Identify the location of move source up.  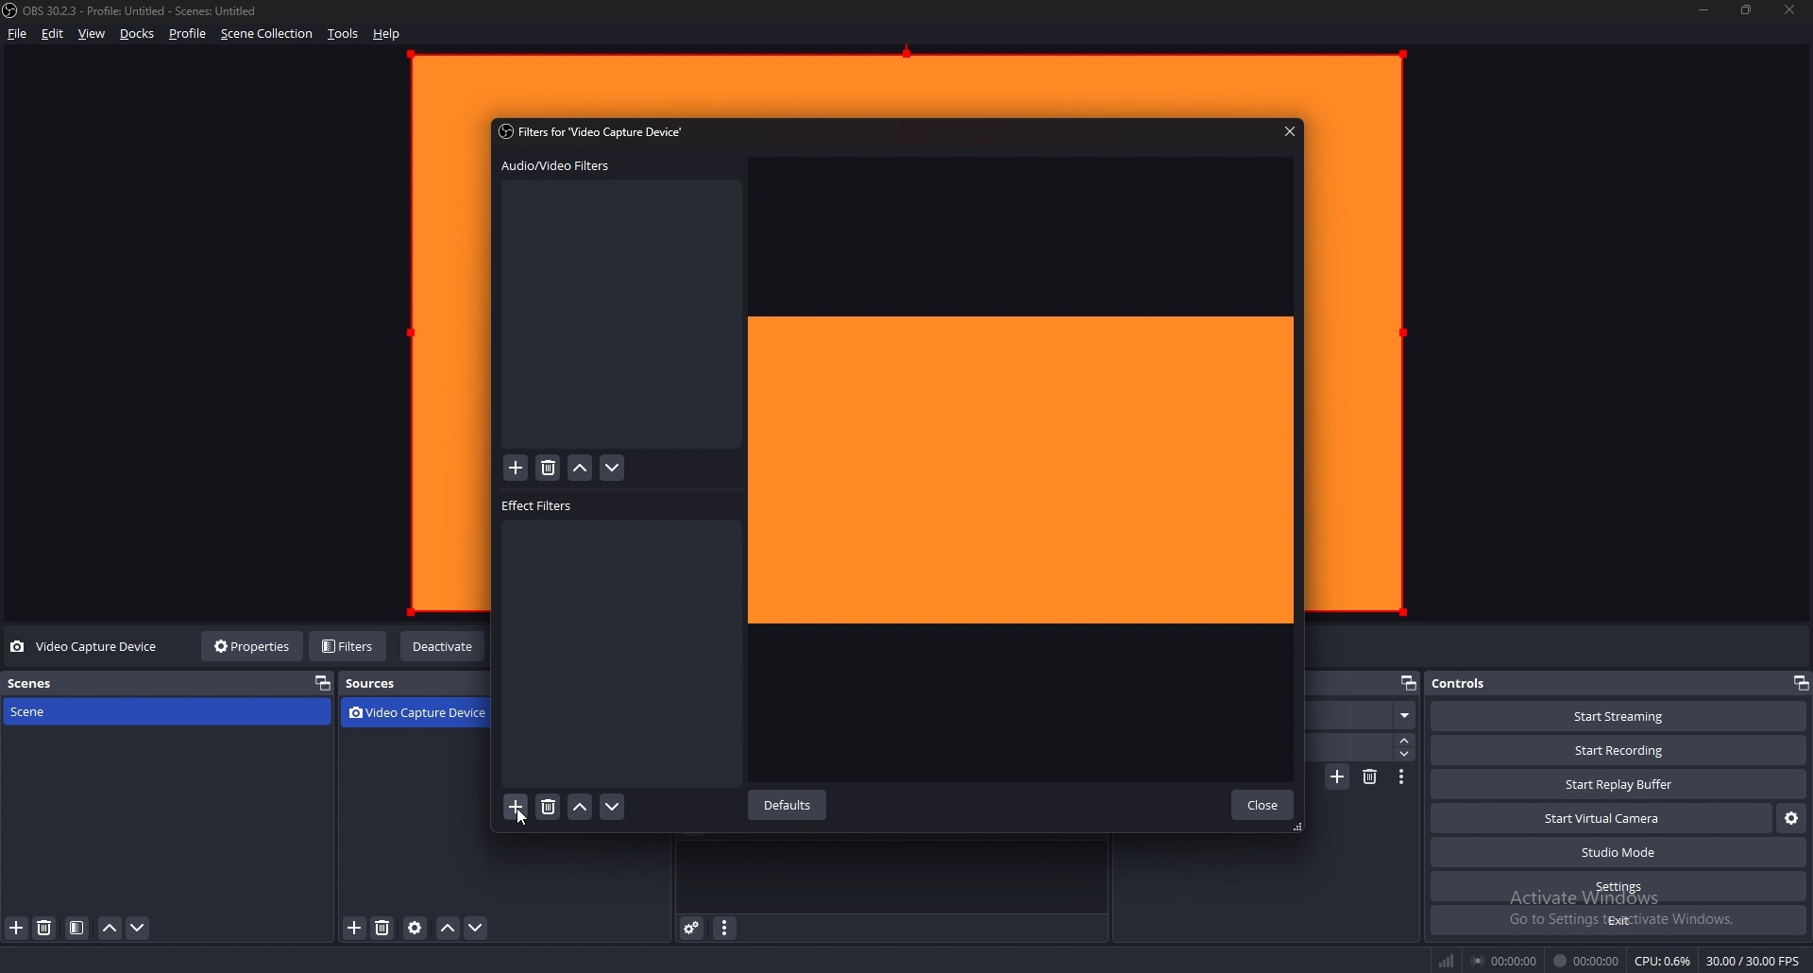
(448, 930).